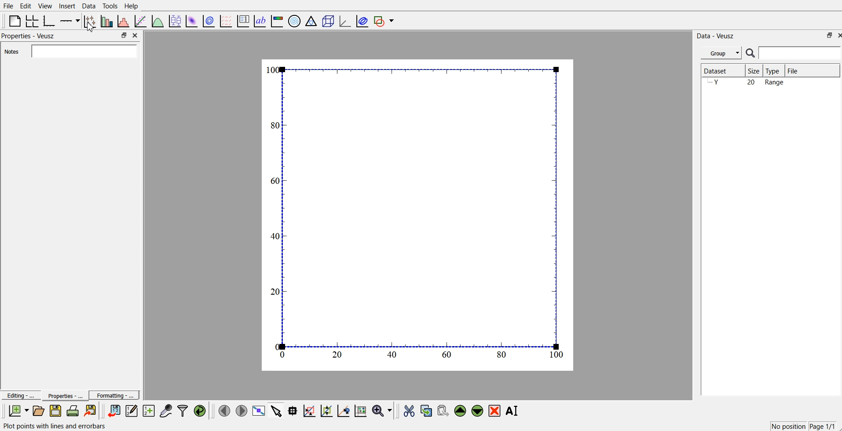 The height and width of the screenshot is (431, 842). Describe the element at coordinates (50, 20) in the screenshot. I see `base graph` at that location.